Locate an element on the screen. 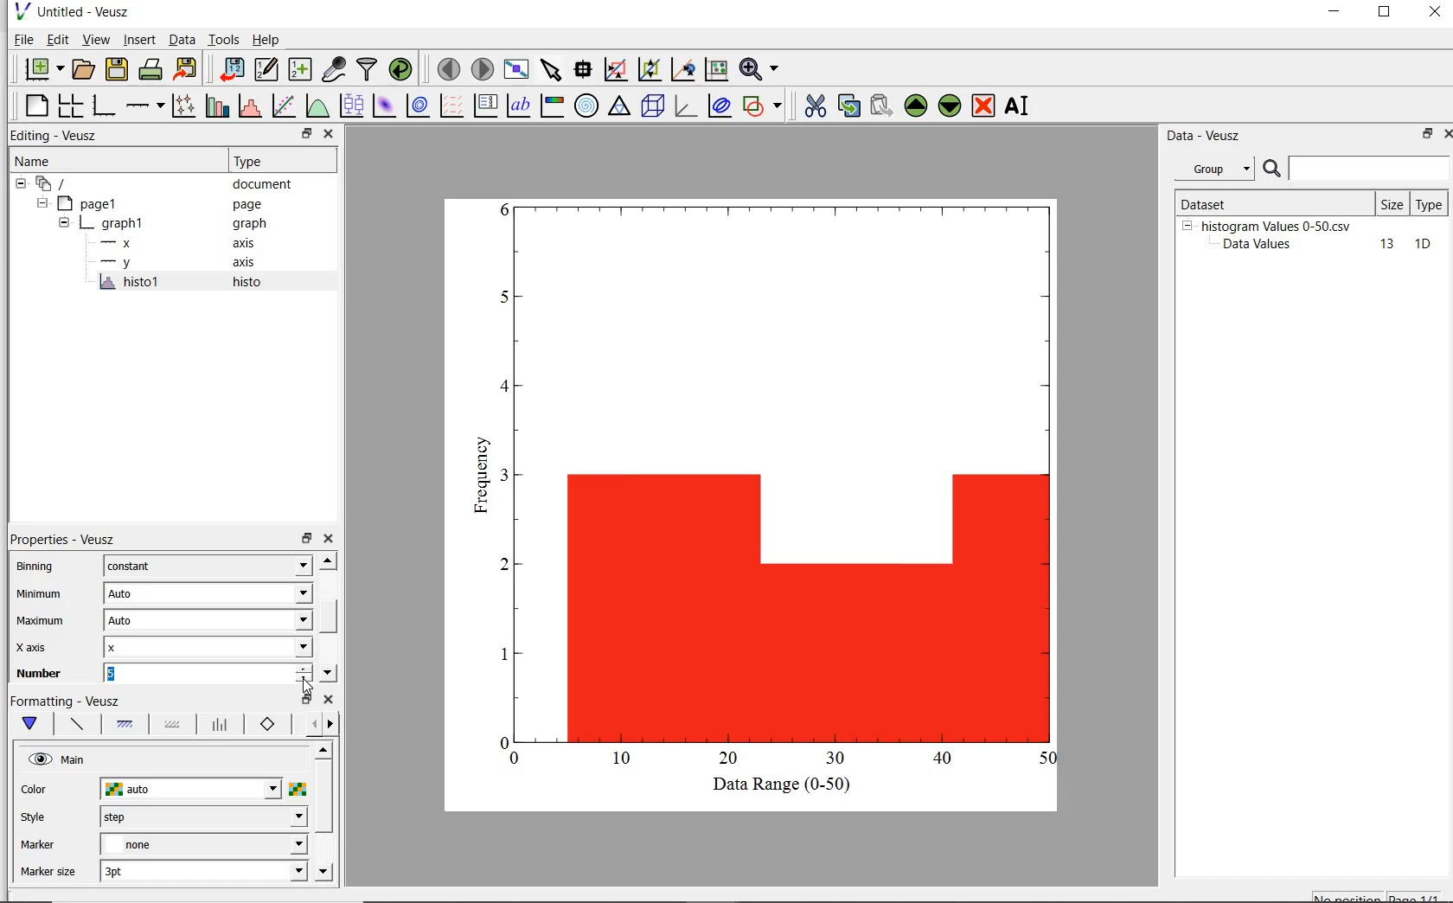 The image size is (1453, 903). Properties - Veusz is located at coordinates (61, 538).